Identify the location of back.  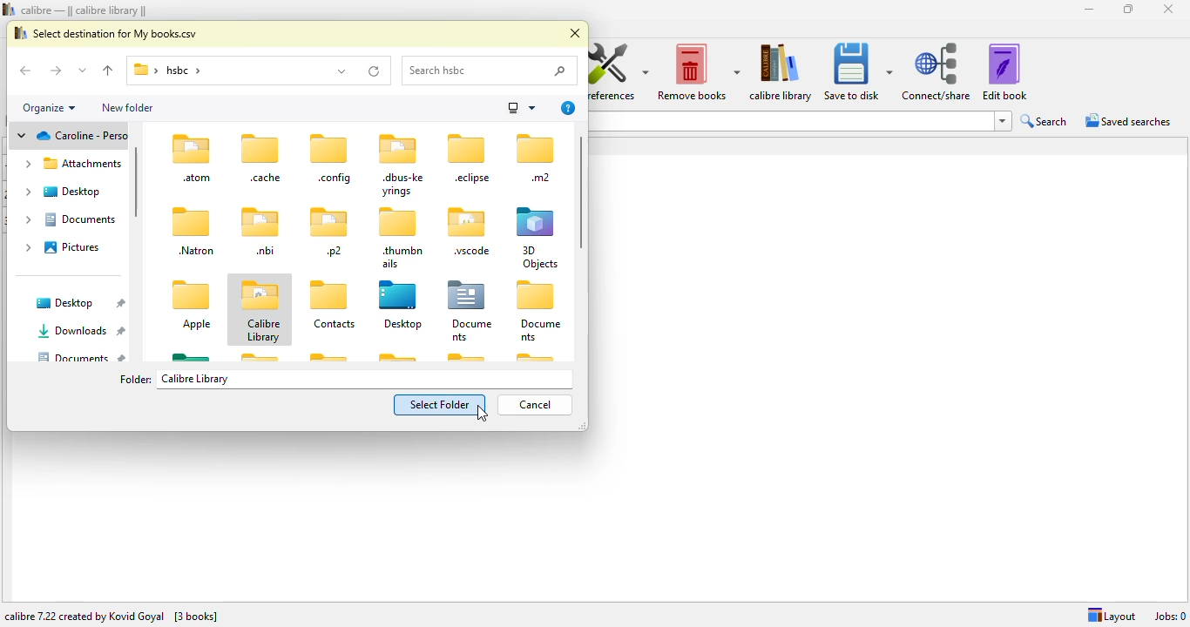
(28, 71).